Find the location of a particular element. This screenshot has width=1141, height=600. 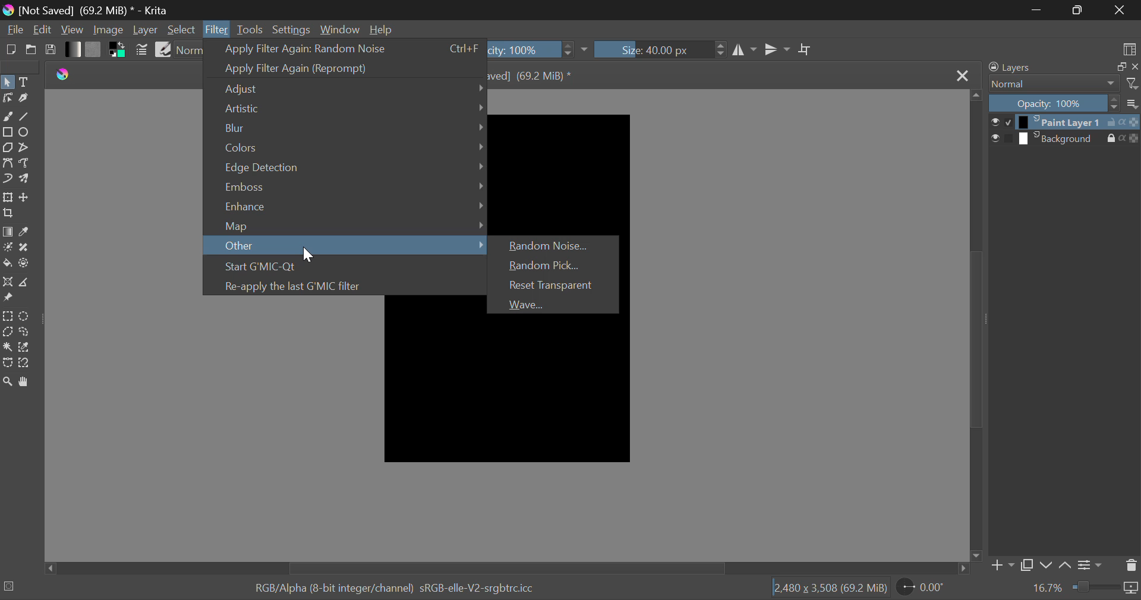

Settings is located at coordinates (292, 29).